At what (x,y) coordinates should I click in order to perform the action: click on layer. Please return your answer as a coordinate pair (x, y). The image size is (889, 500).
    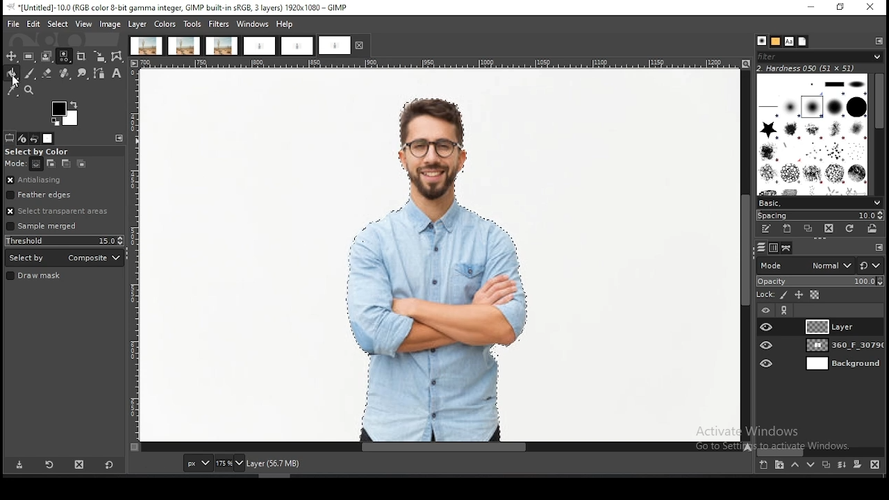
    Looking at the image, I should click on (138, 24).